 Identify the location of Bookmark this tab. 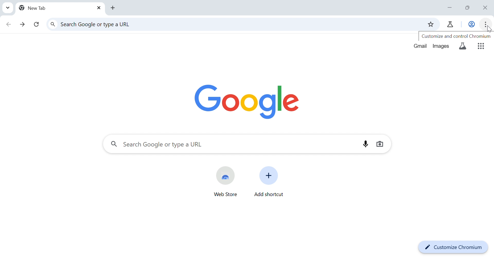
(430, 24).